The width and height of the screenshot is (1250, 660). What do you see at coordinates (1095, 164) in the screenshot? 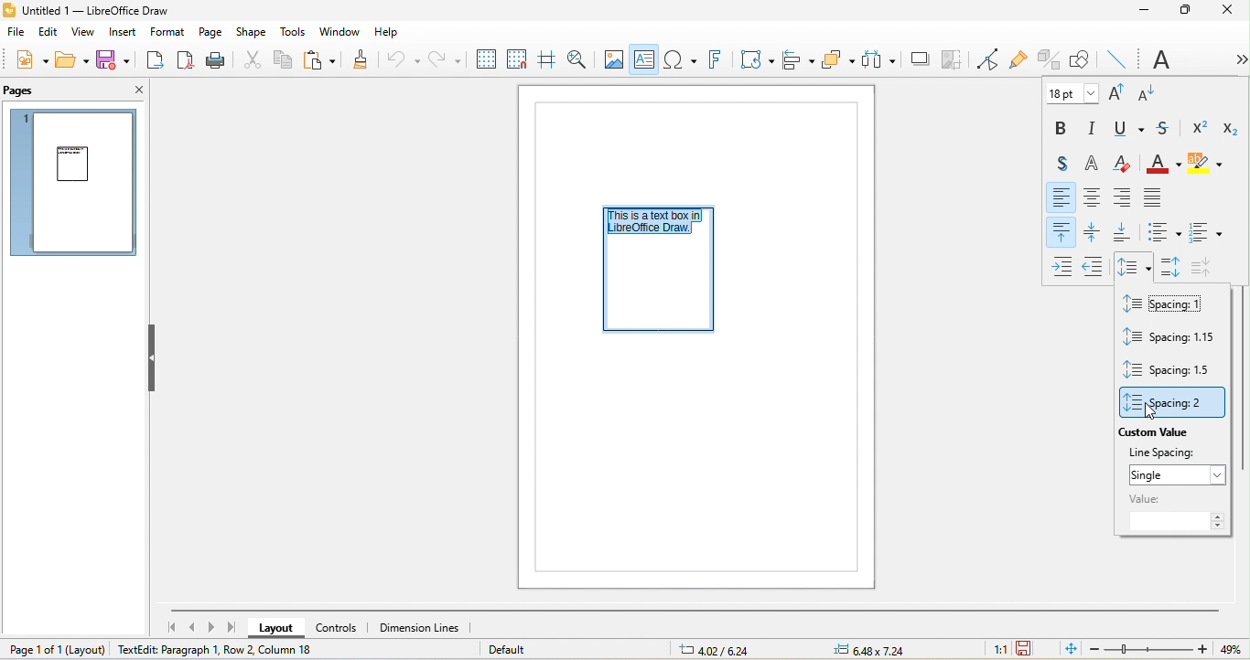
I see `apply outline` at bounding box center [1095, 164].